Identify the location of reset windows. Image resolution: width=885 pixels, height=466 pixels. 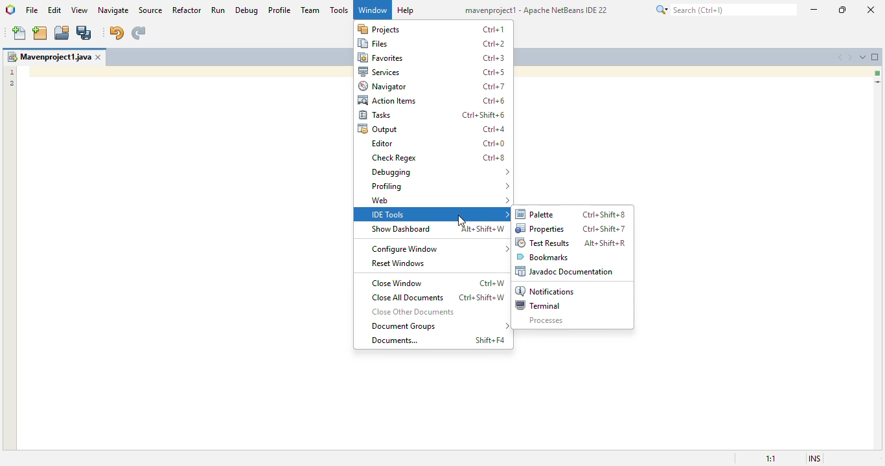
(399, 263).